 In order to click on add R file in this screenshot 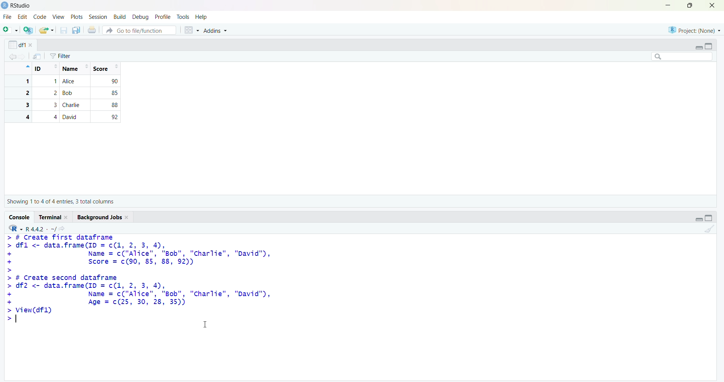, I will do `click(29, 30)`.